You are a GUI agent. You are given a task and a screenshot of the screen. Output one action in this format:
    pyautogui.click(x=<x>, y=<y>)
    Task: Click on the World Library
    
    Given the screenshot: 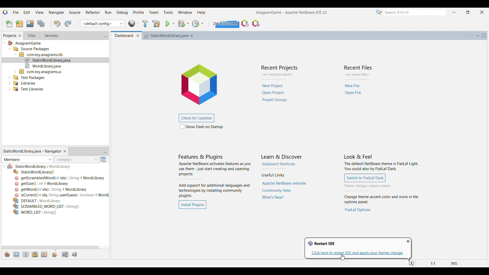 What is the action you would take?
    pyautogui.click(x=133, y=23)
    